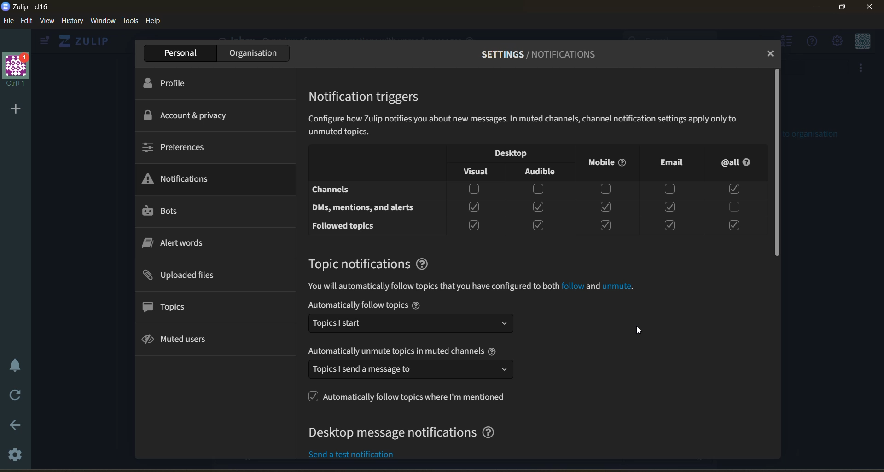 This screenshot has width=884, height=472. I want to click on history, so click(72, 21).